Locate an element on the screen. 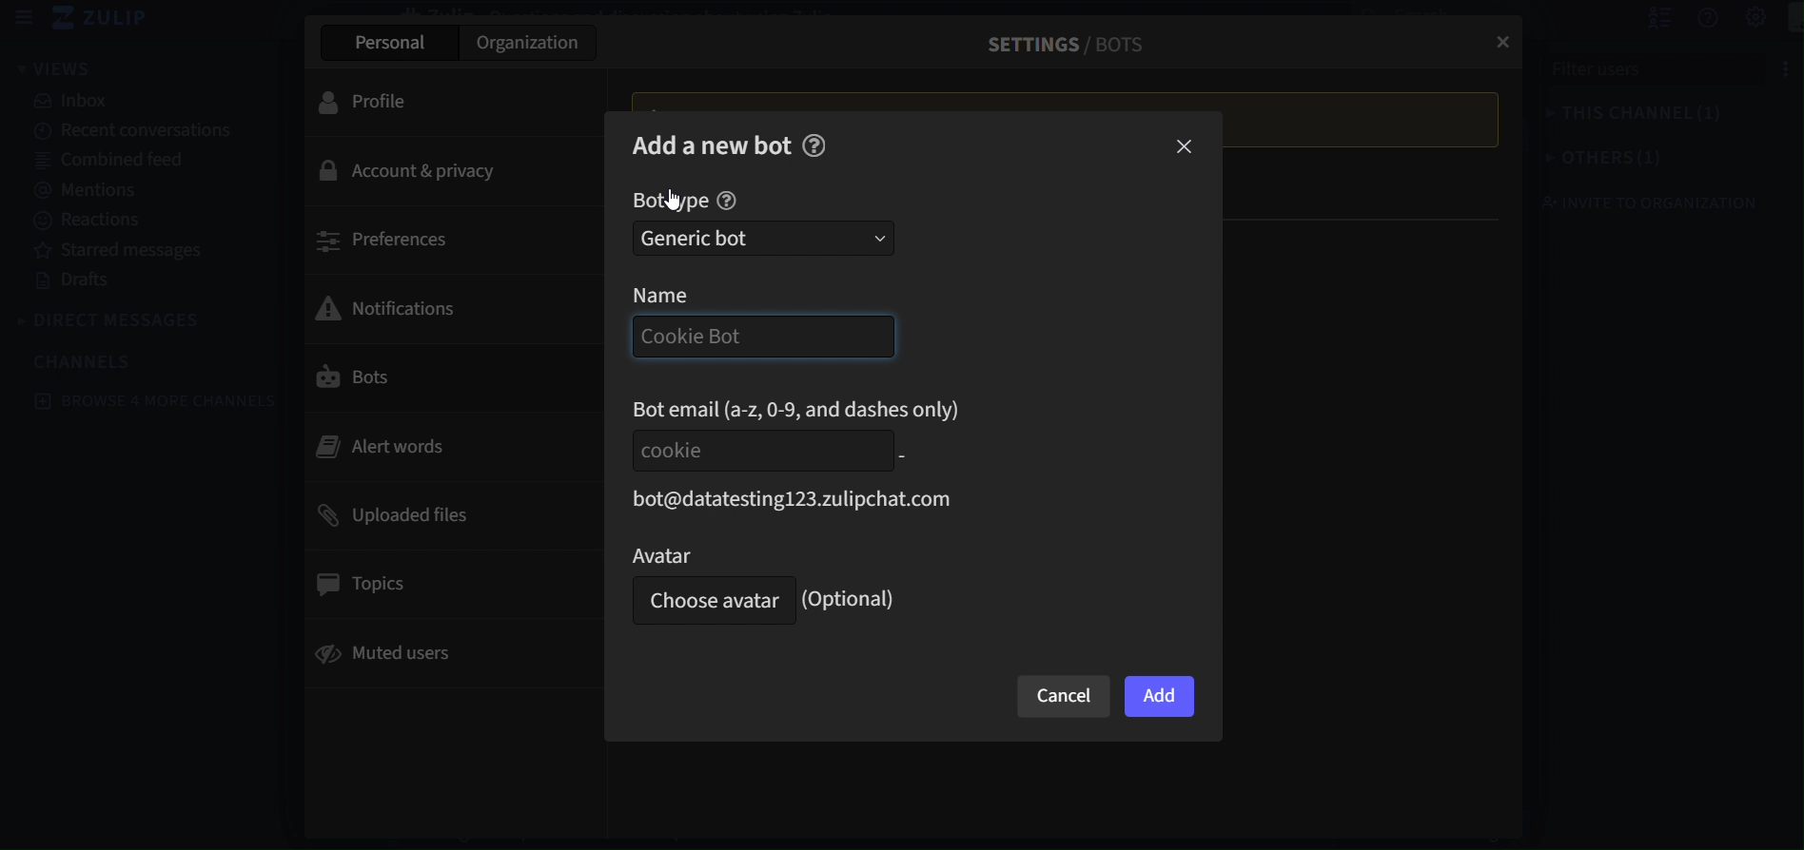 The image size is (1804, 850). combined feed is located at coordinates (120, 162).